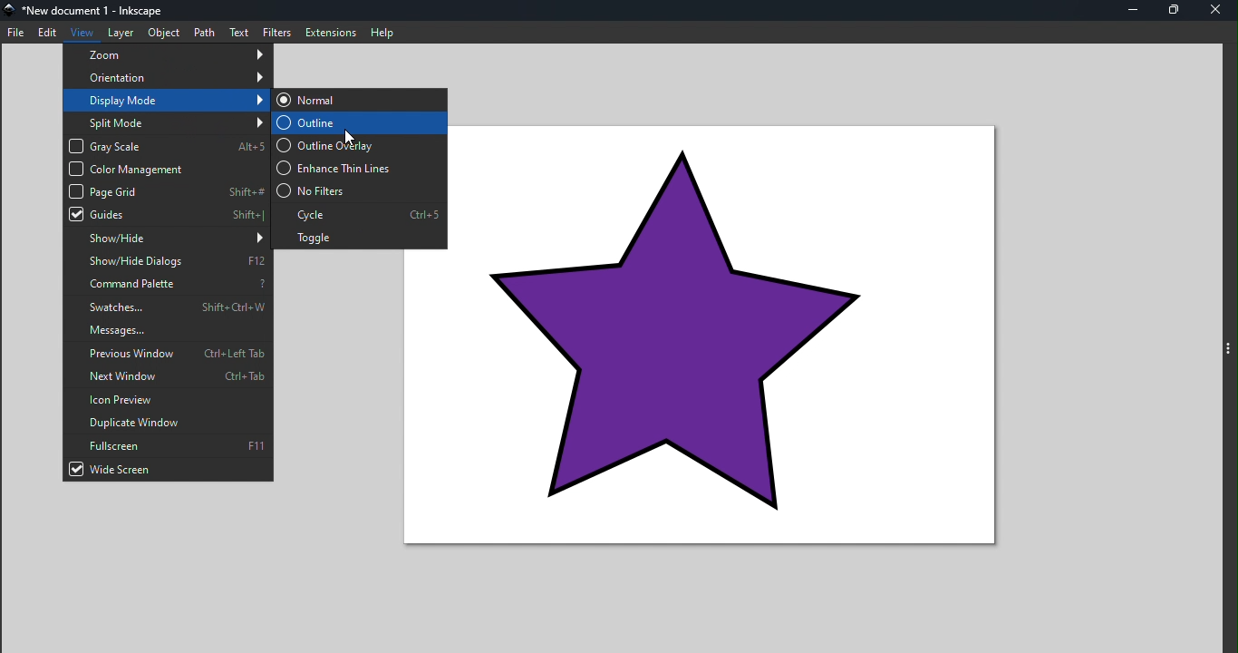 The width and height of the screenshot is (1238, 653). Describe the element at coordinates (165, 146) in the screenshot. I see `Gray scale` at that location.